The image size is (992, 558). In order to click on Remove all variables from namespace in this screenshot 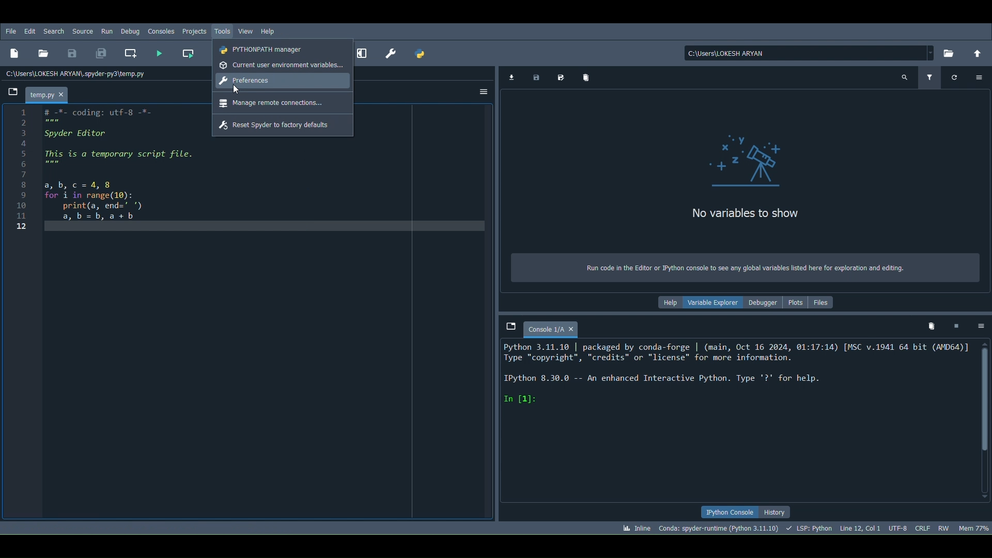, I will do `click(932, 328)`.